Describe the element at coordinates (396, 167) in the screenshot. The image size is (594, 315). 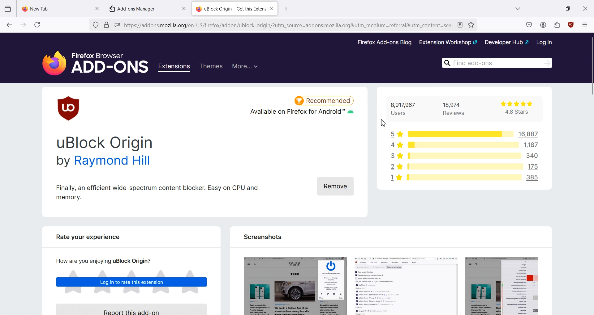
I see `2 star rating` at that location.